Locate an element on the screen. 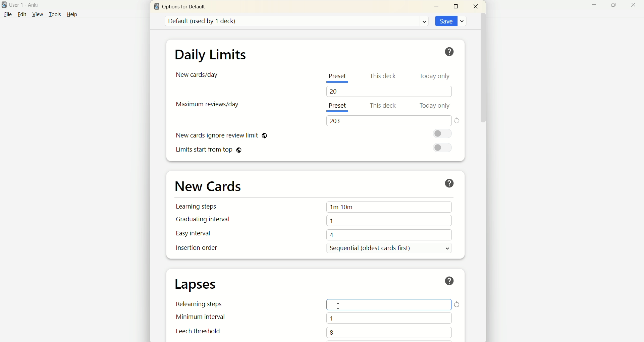  default (used by 1 deck) is located at coordinates (296, 21).